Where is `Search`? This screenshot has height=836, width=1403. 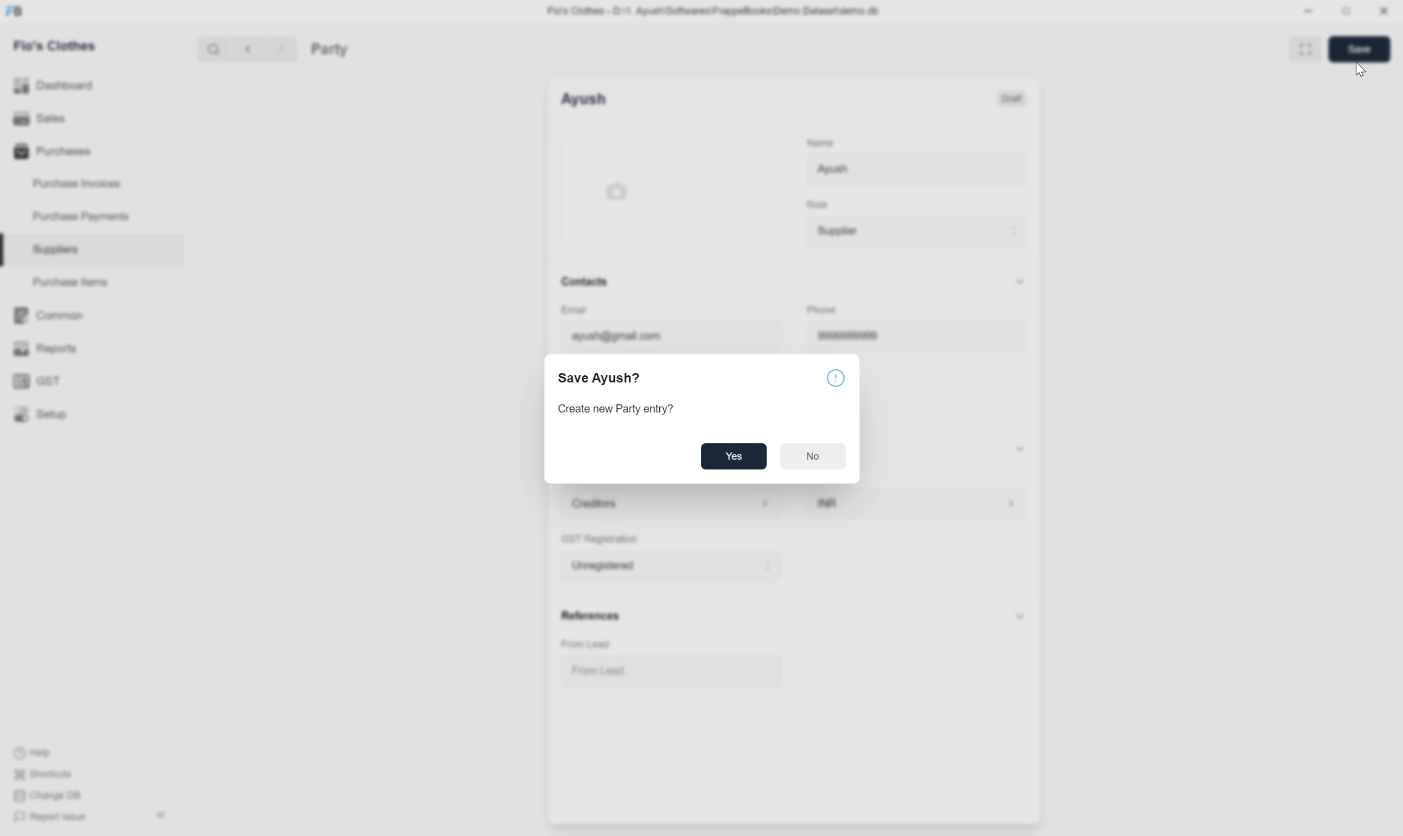 Search is located at coordinates (214, 48).